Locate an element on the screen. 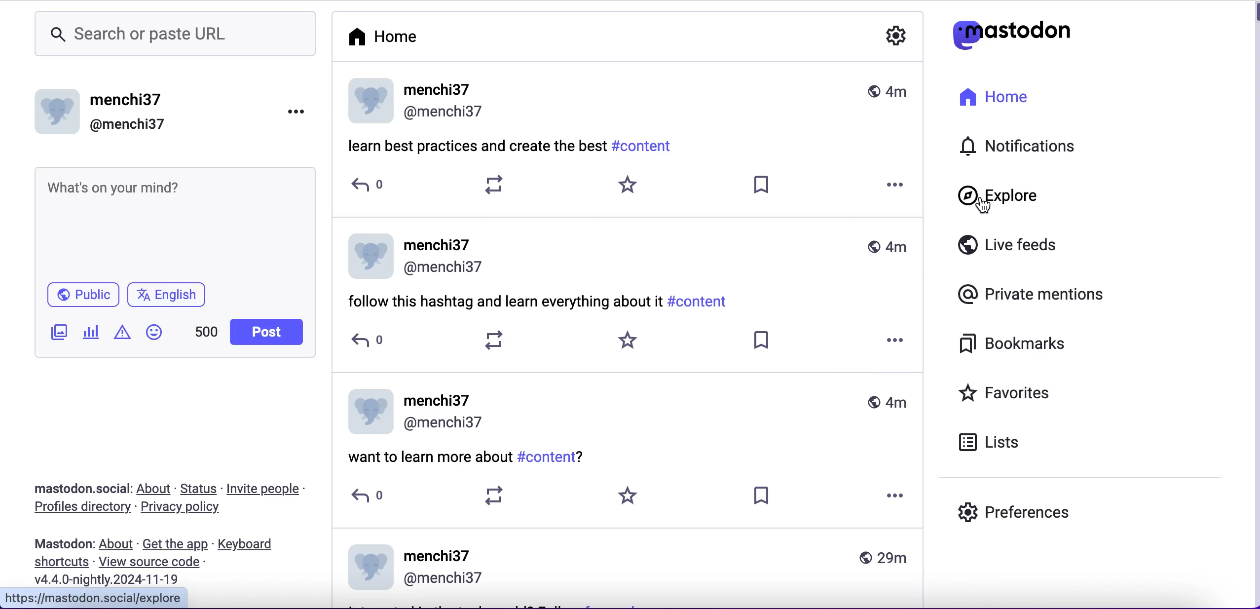 This screenshot has width=1260, height=609. configuration is located at coordinates (896, 37).